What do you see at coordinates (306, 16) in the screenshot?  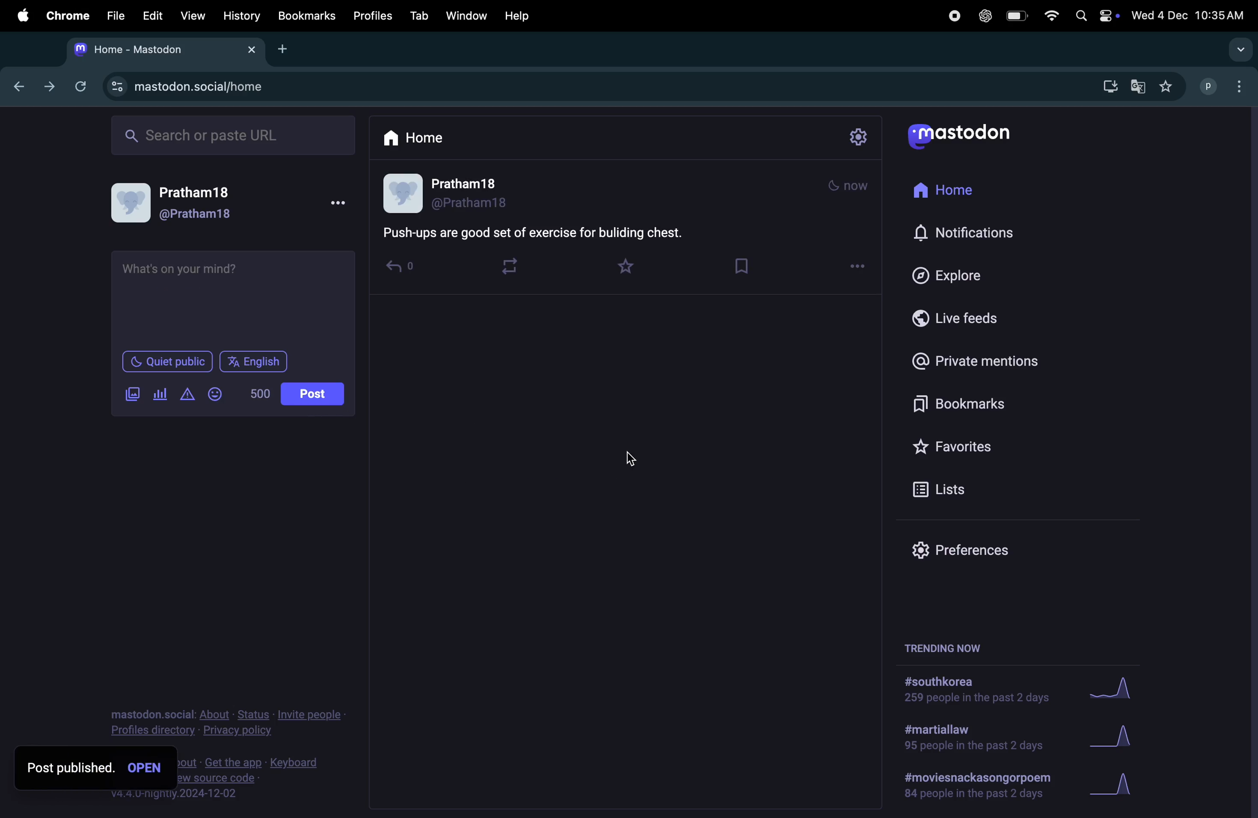 I see `Bookmarks` at bounding box center [306, 16].